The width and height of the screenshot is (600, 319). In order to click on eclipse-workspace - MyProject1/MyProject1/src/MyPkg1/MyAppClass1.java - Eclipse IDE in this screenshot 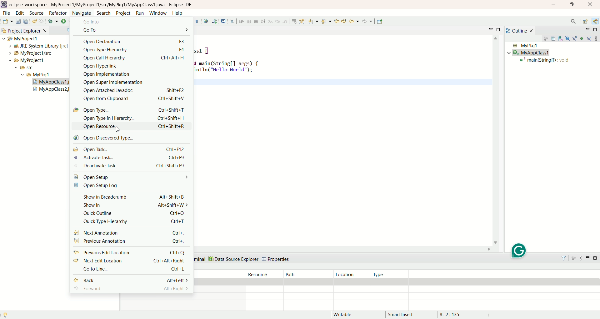, I will do `click(102, 5)`.